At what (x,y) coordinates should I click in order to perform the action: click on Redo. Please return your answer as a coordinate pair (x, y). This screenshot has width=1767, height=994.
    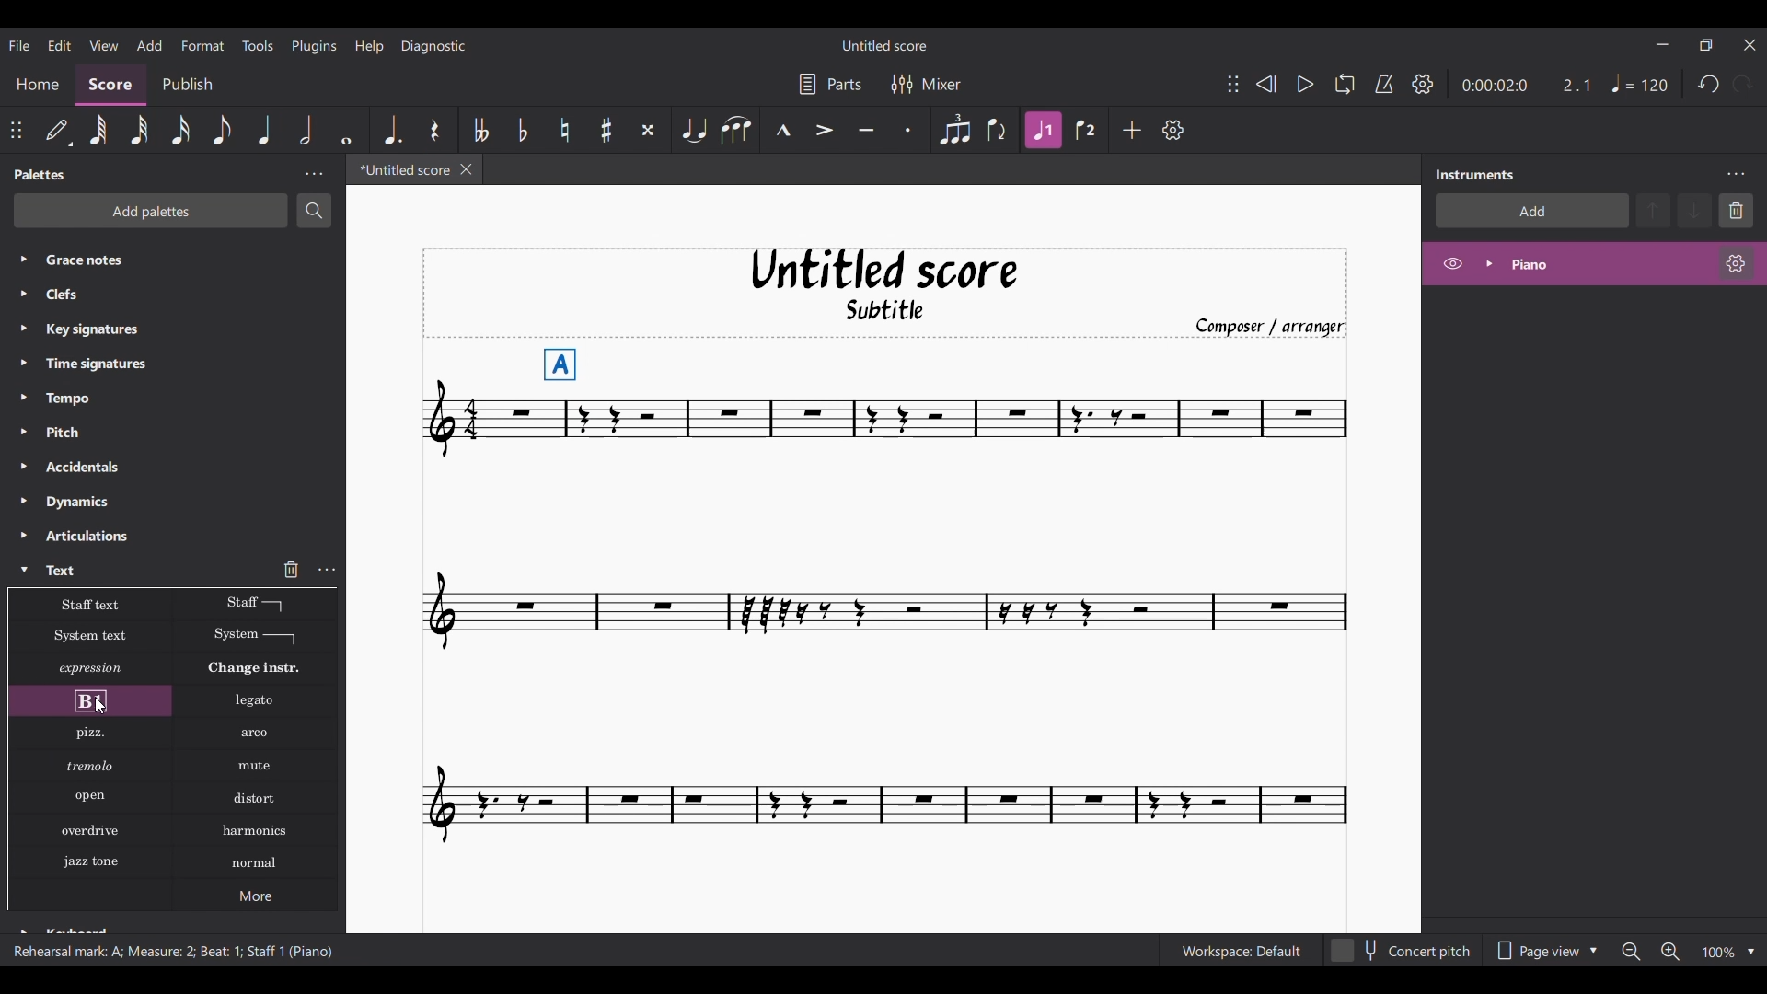
    Looking at the image, I should click on (1744, 84).